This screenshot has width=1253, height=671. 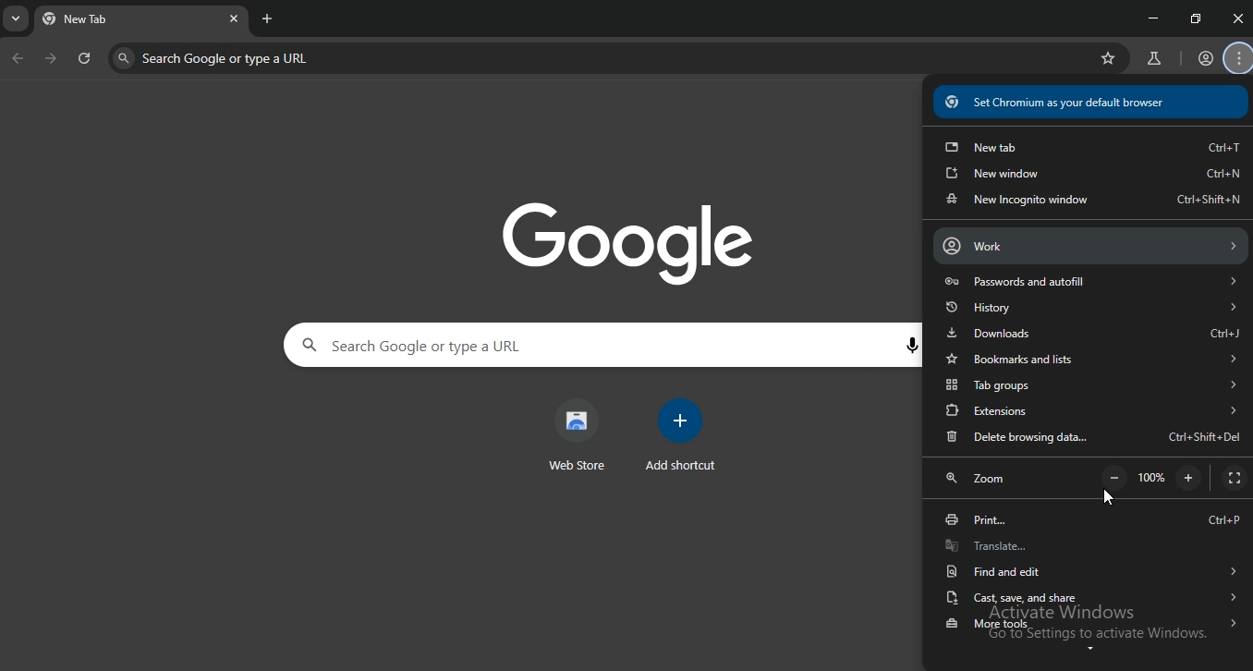 What do you see at coordinates (684, 435) in the screenshot?
I see `add shortcut` at bounding box center [684, 435].